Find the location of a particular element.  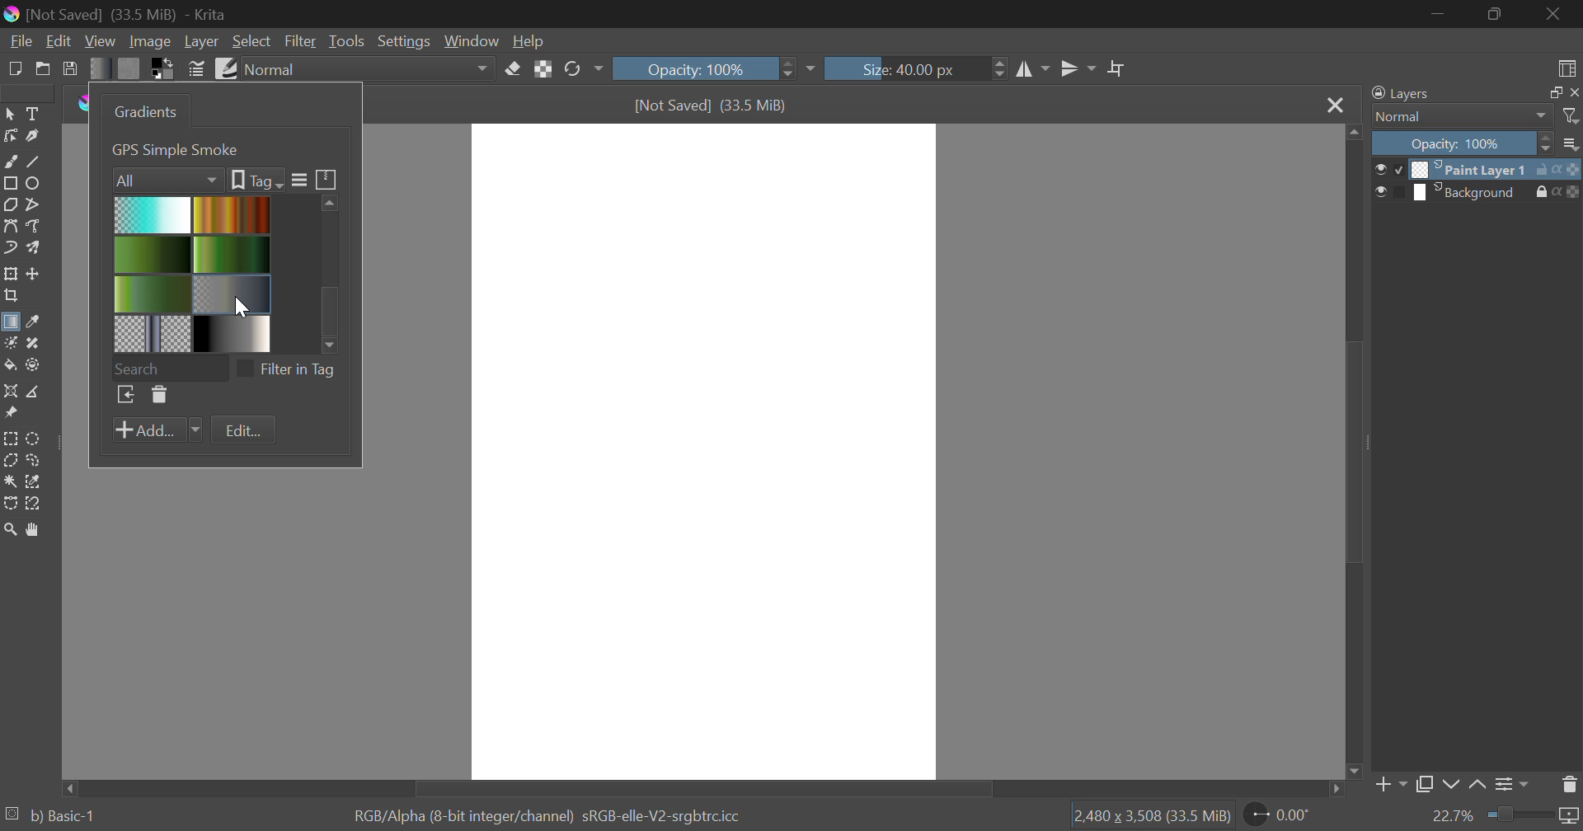

Close is located at coordinates (1558, 14).